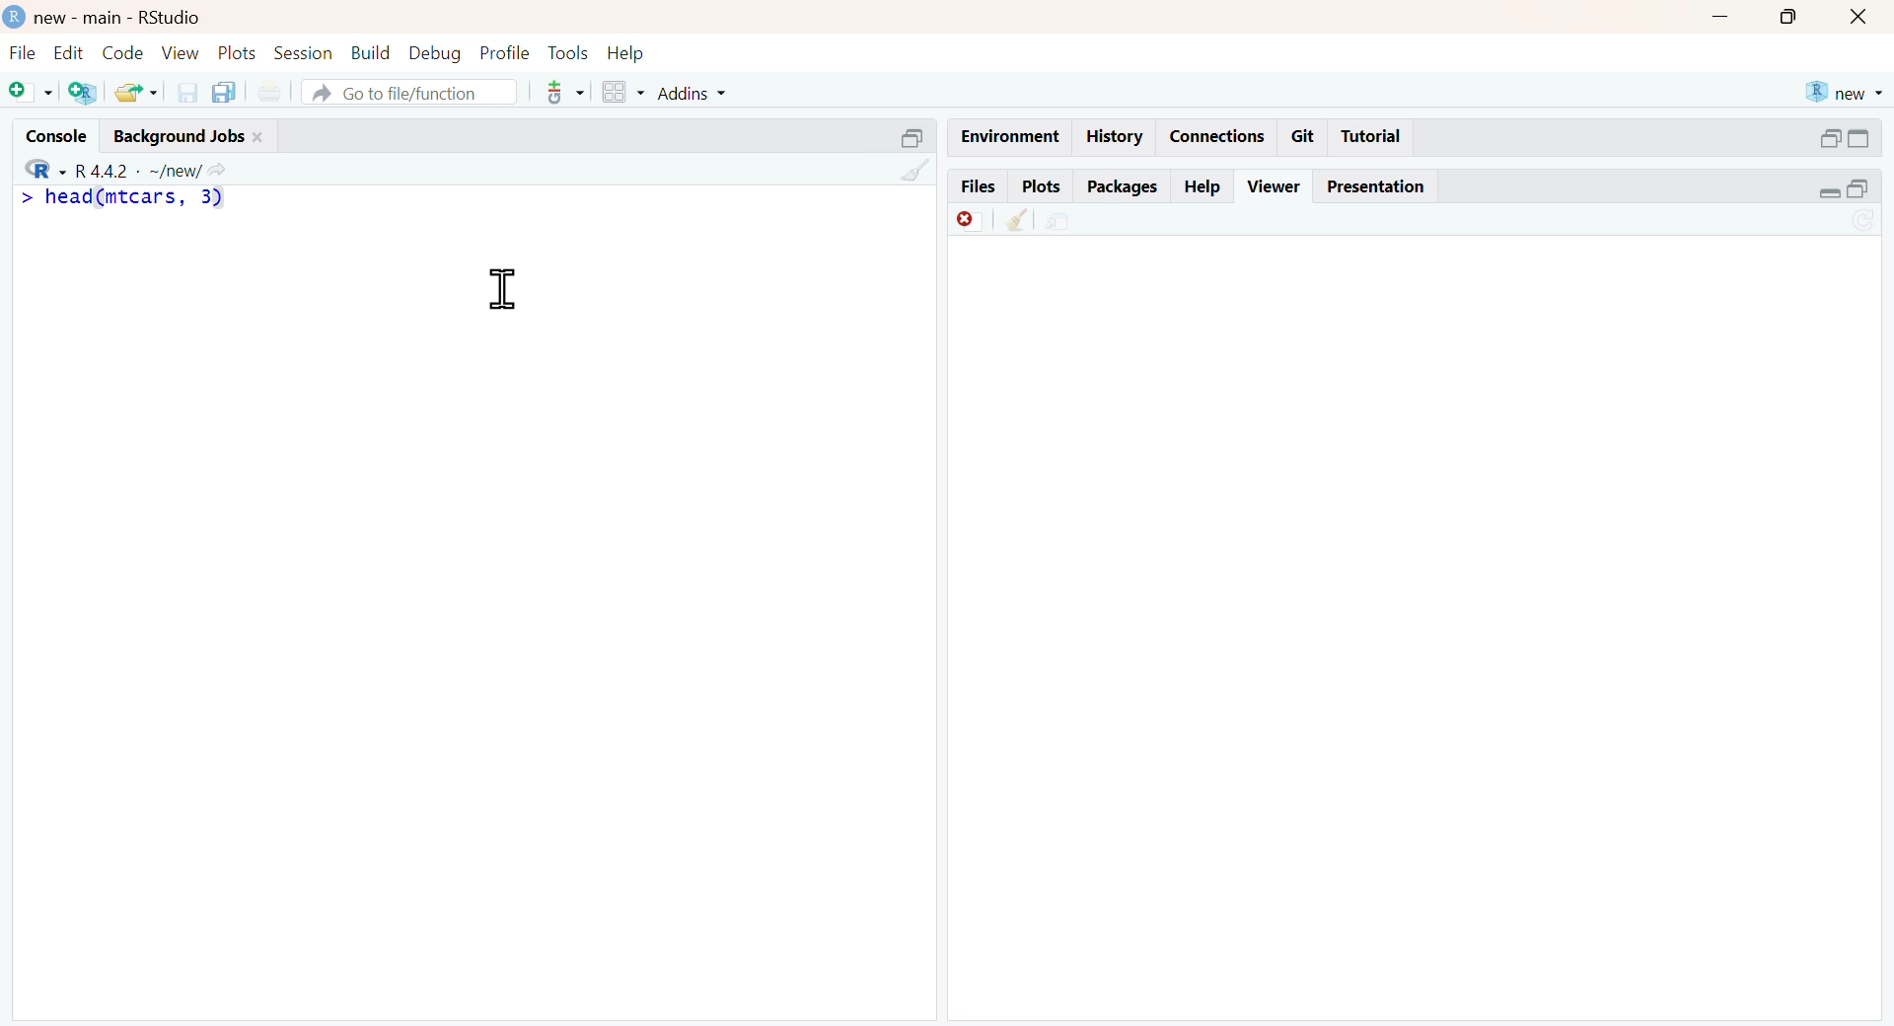 This screenshot has width=1894, height=1026. Describe the element at coordinates (1008, 135) in the screenshot. I see `Environment` at that location.